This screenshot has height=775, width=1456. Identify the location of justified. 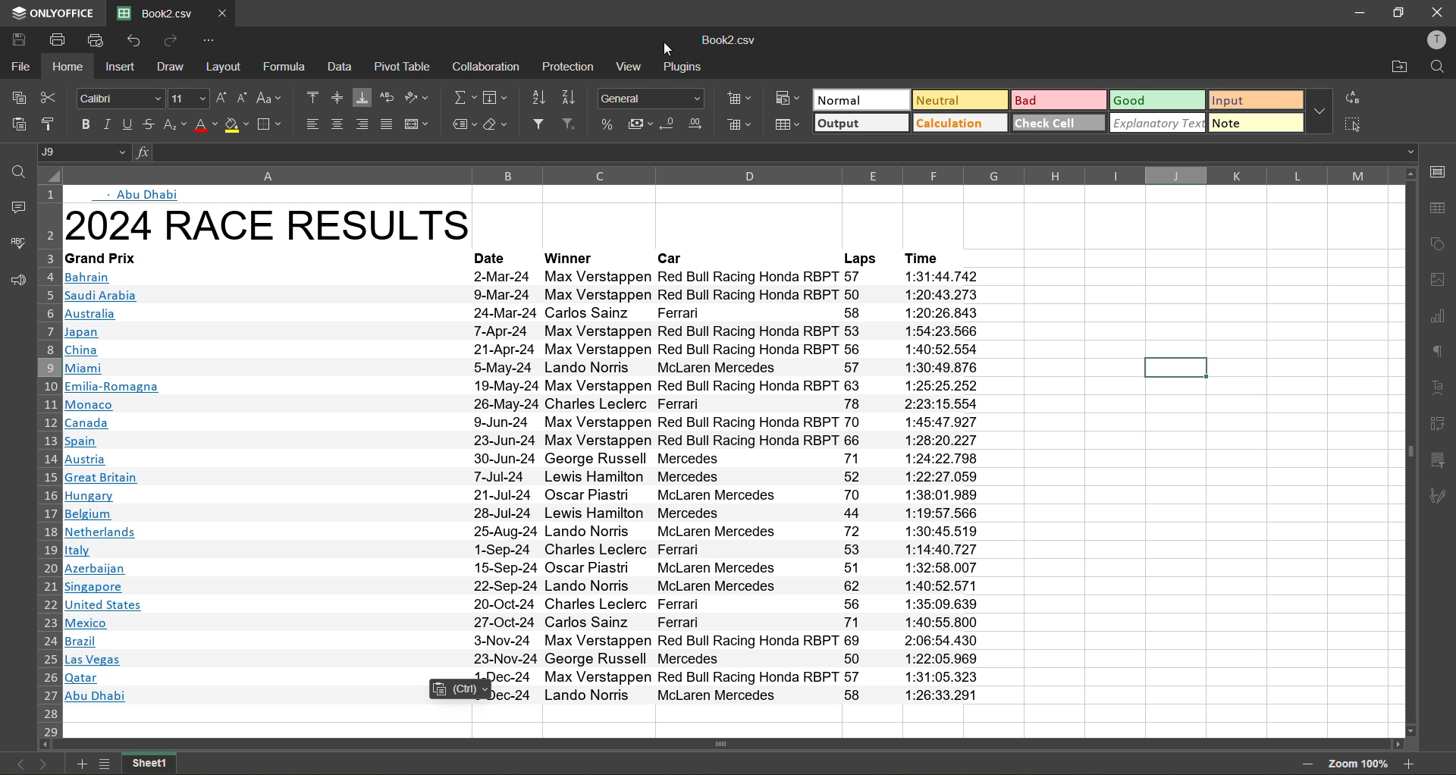
(387, 124).